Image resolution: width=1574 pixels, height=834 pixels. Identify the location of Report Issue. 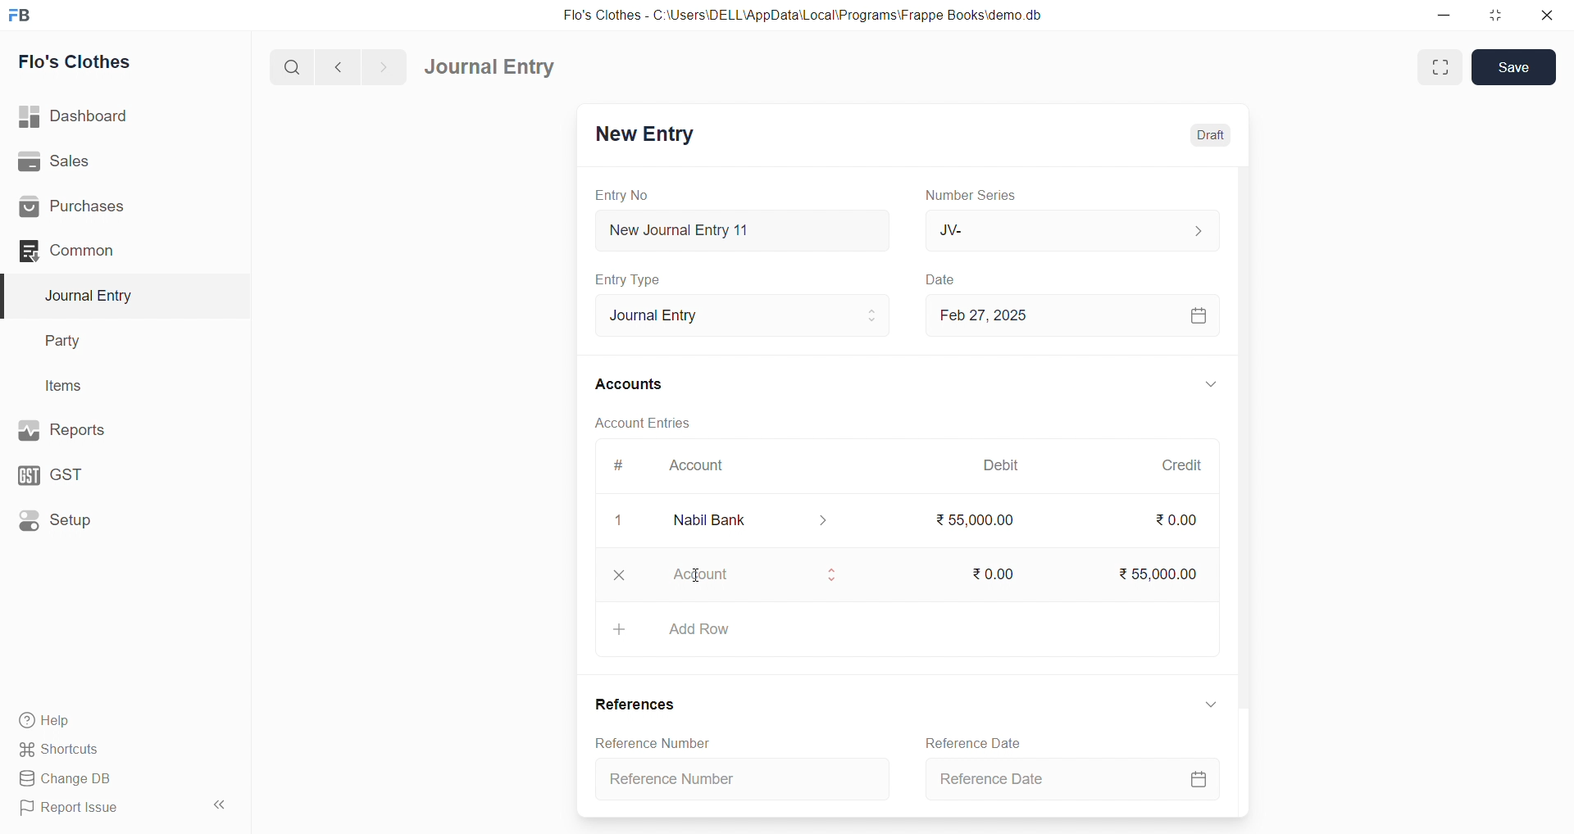
(98, 811).